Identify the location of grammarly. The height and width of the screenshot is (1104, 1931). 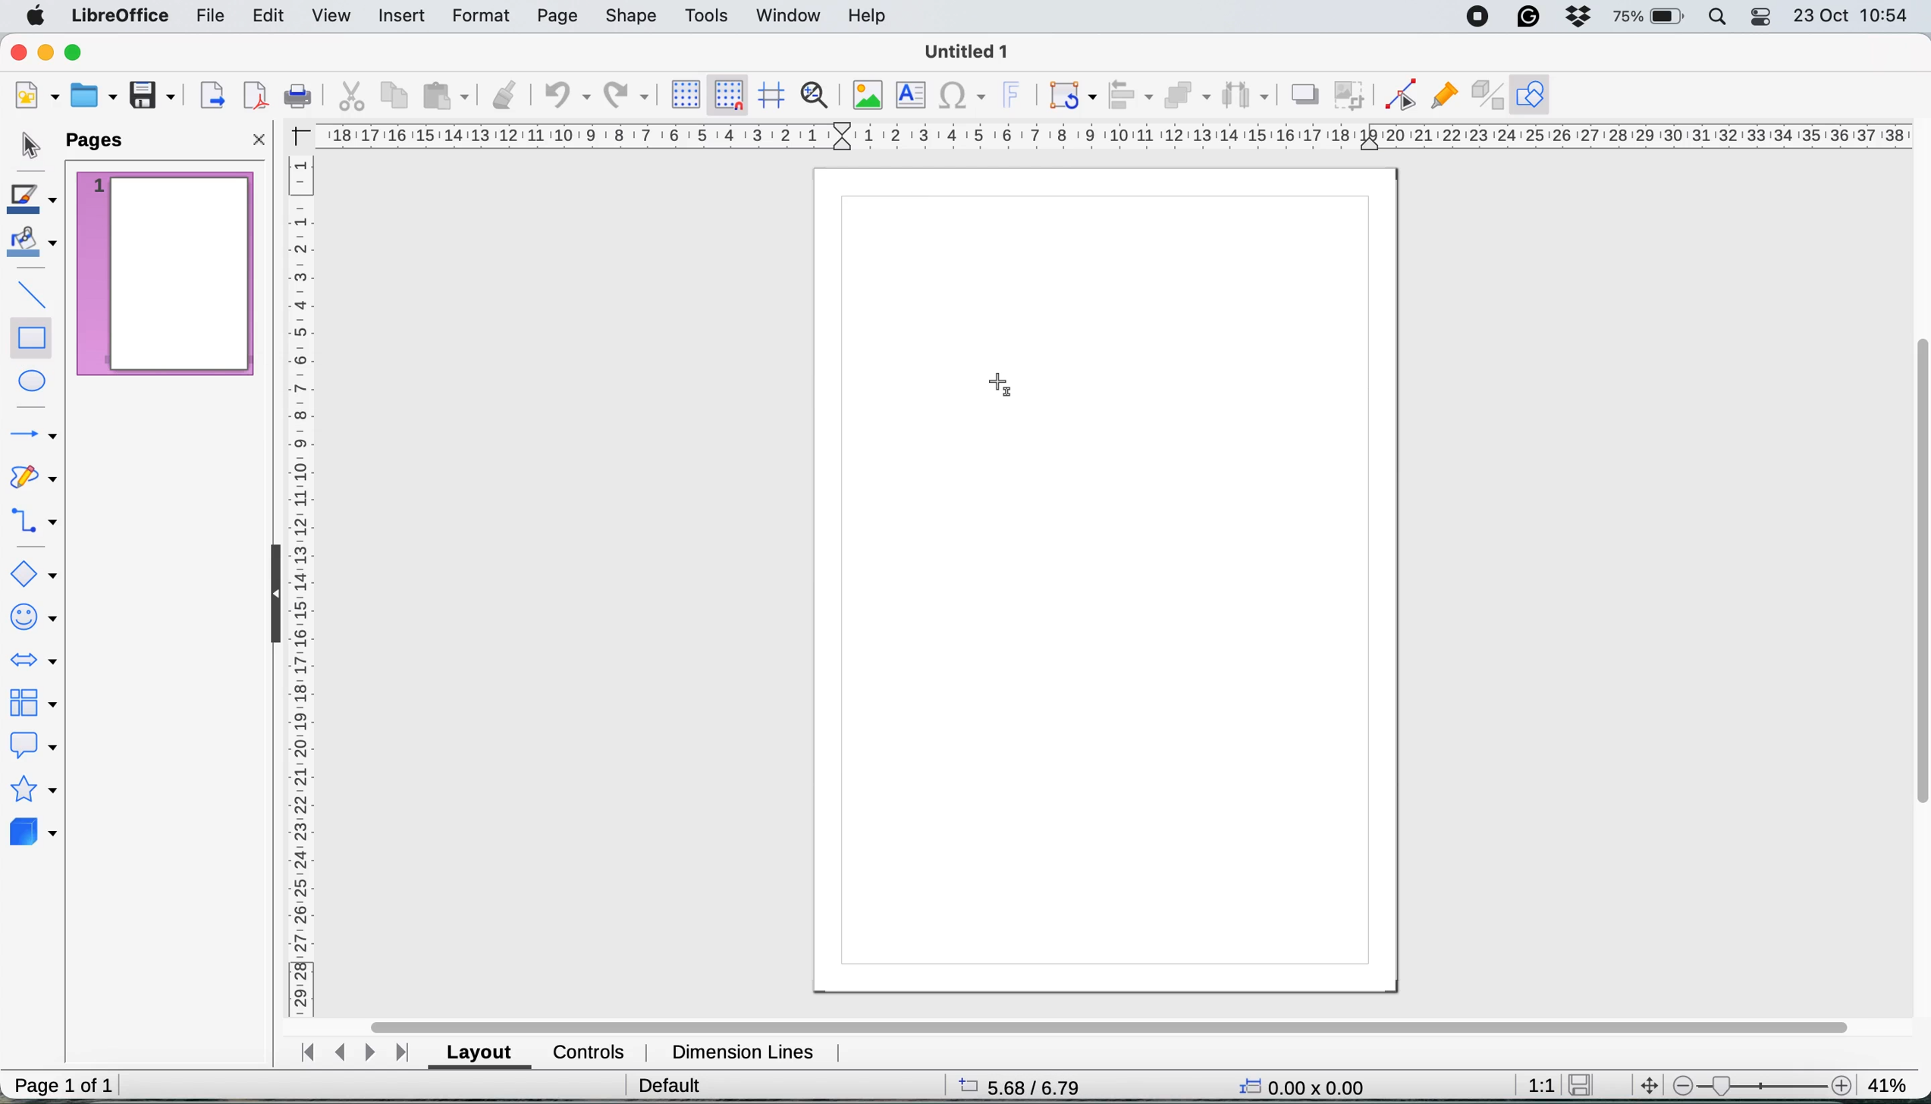
(1528, 16).